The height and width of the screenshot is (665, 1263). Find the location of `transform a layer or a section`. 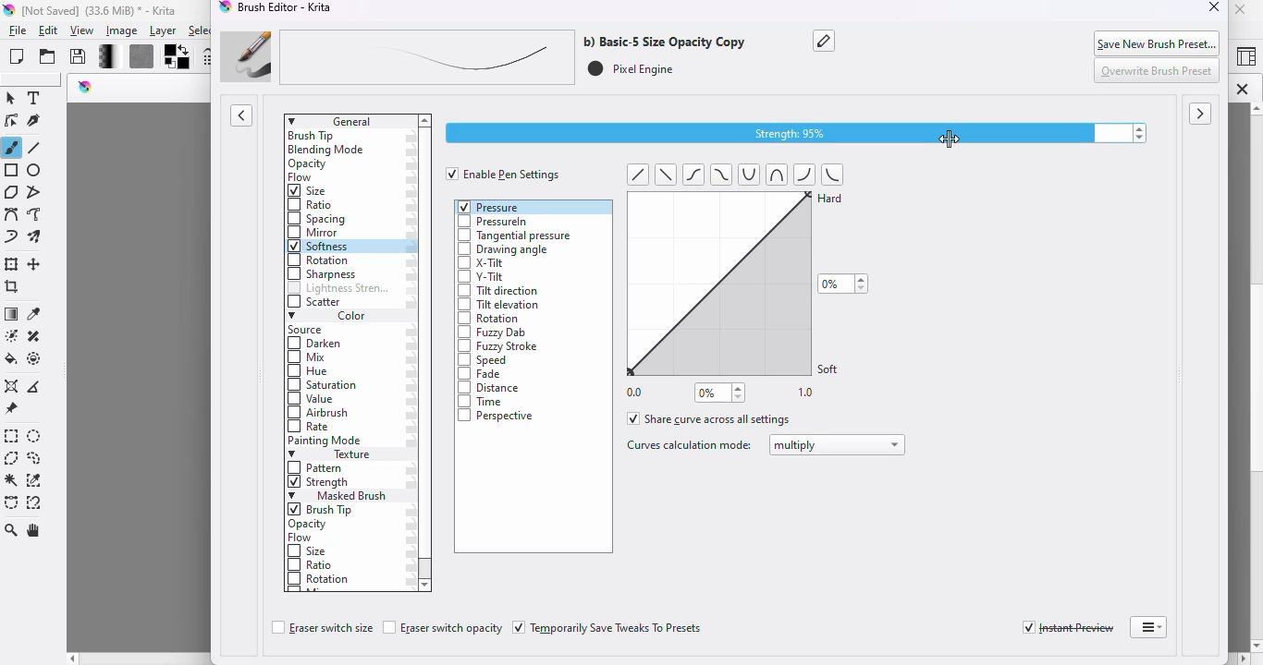

transform a layer or a section is located at coordinates (12, 264).